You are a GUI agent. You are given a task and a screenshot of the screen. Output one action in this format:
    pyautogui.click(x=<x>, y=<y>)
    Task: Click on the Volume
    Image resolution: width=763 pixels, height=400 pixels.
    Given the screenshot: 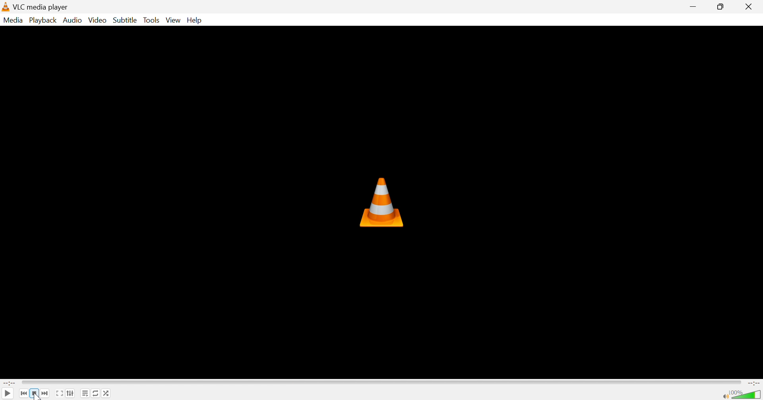 What is the action you would take?
    pyautogui.click(x=746, y=394)
    